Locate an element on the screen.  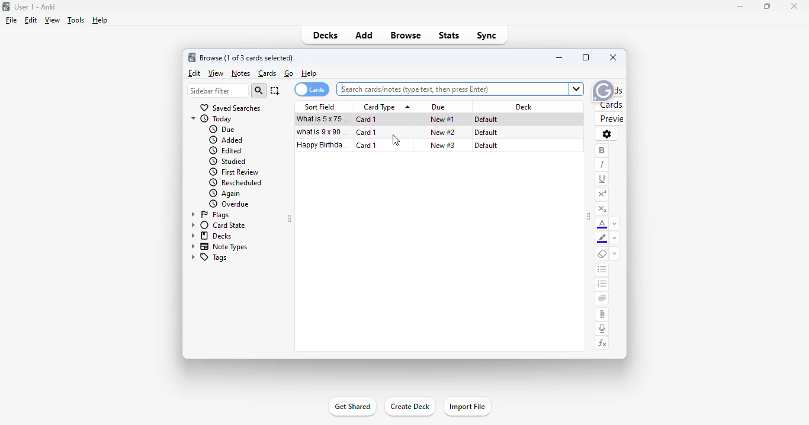
decks is located at coordinates (326, 35).